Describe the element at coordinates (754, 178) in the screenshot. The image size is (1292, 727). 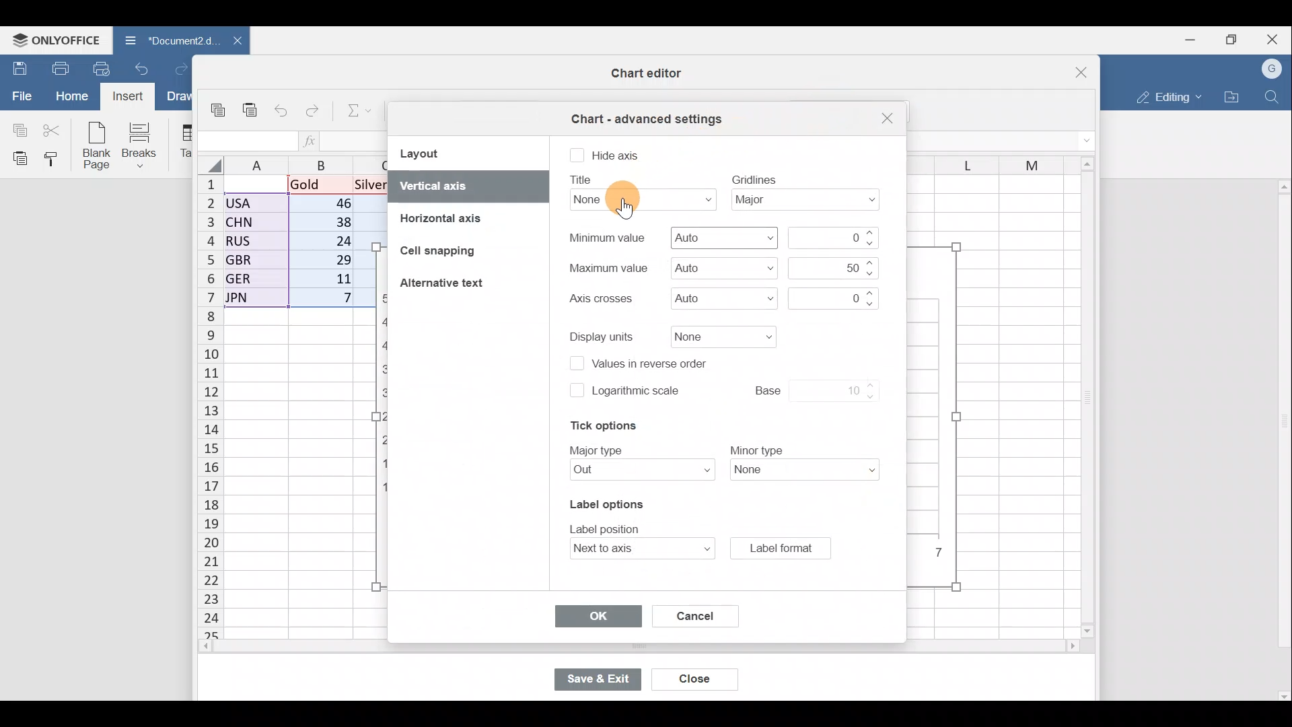
I see `text` at that location.